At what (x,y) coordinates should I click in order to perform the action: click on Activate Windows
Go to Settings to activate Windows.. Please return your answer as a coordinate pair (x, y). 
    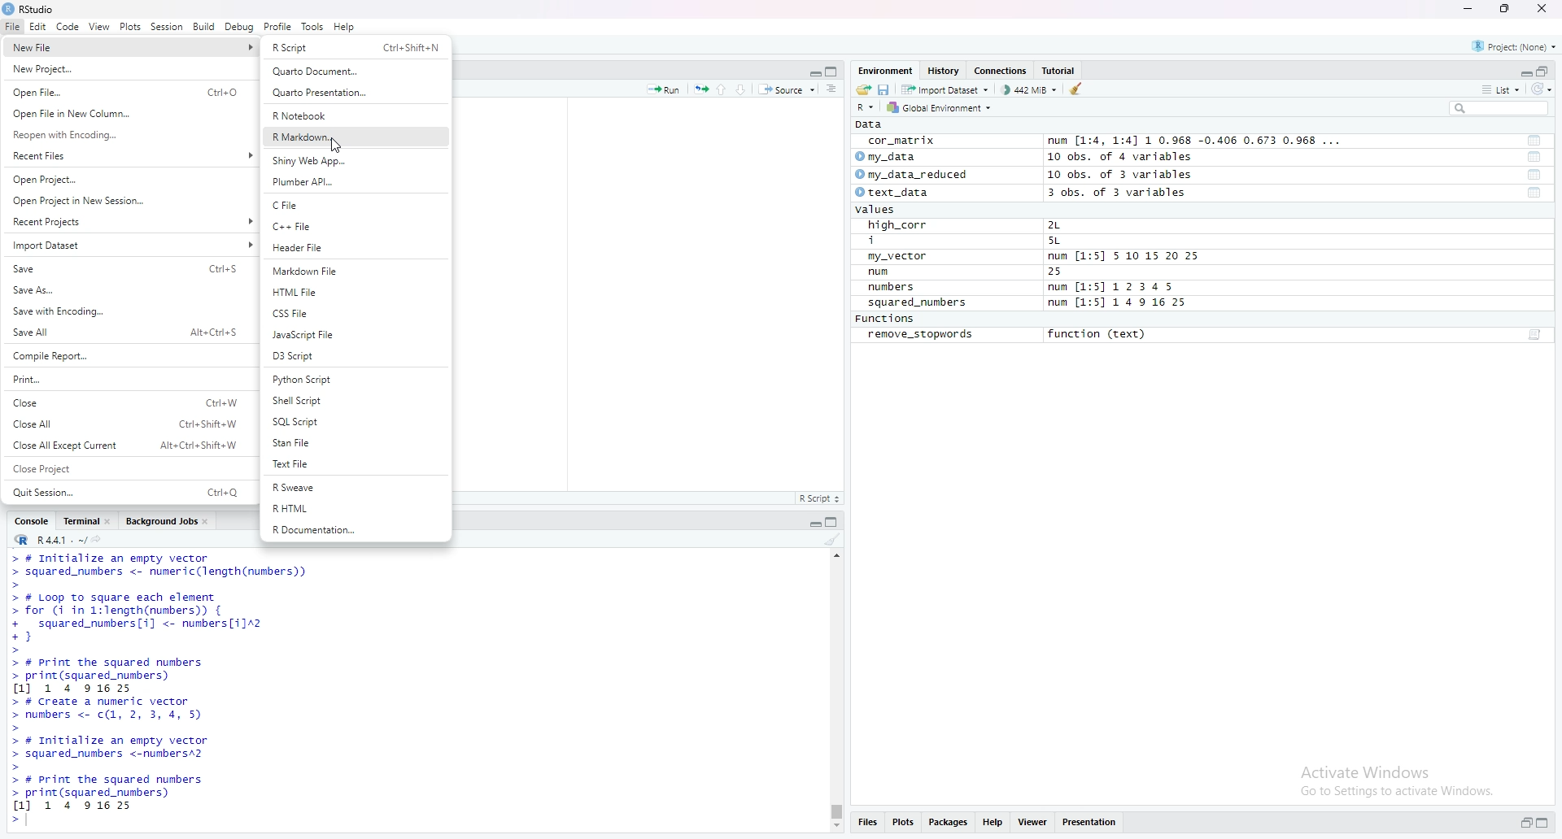
    Looking at the image, I should click on (1395, 779).